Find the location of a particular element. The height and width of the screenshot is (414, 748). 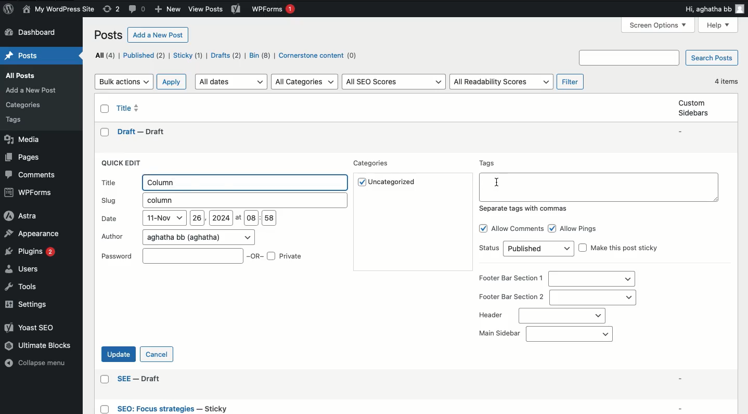

Plugins is located at coordinates (31, 254).